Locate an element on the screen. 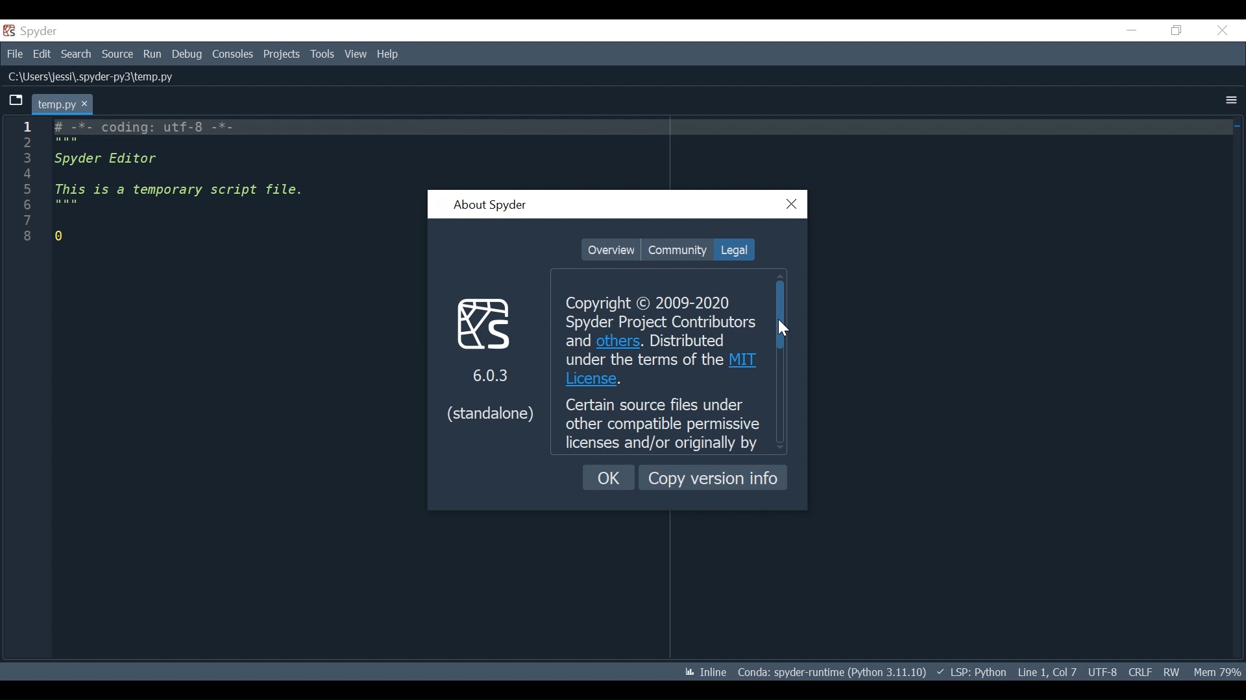 This screenshot has height=700, width=1246. Projects is located at coordinates (282, 54).